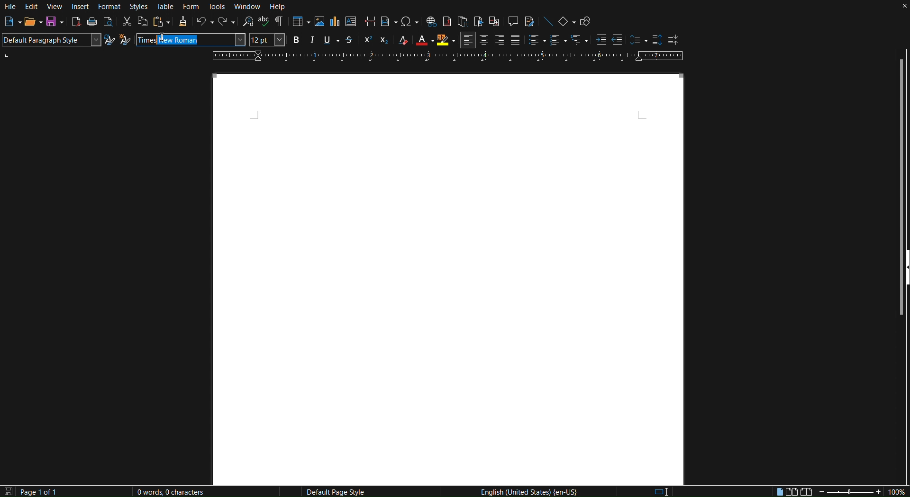 The height and width of the screenshot is (497, 910). Describe the element at coordinates (265, 23) in the screenshot. I see `Check spelling` at that location.